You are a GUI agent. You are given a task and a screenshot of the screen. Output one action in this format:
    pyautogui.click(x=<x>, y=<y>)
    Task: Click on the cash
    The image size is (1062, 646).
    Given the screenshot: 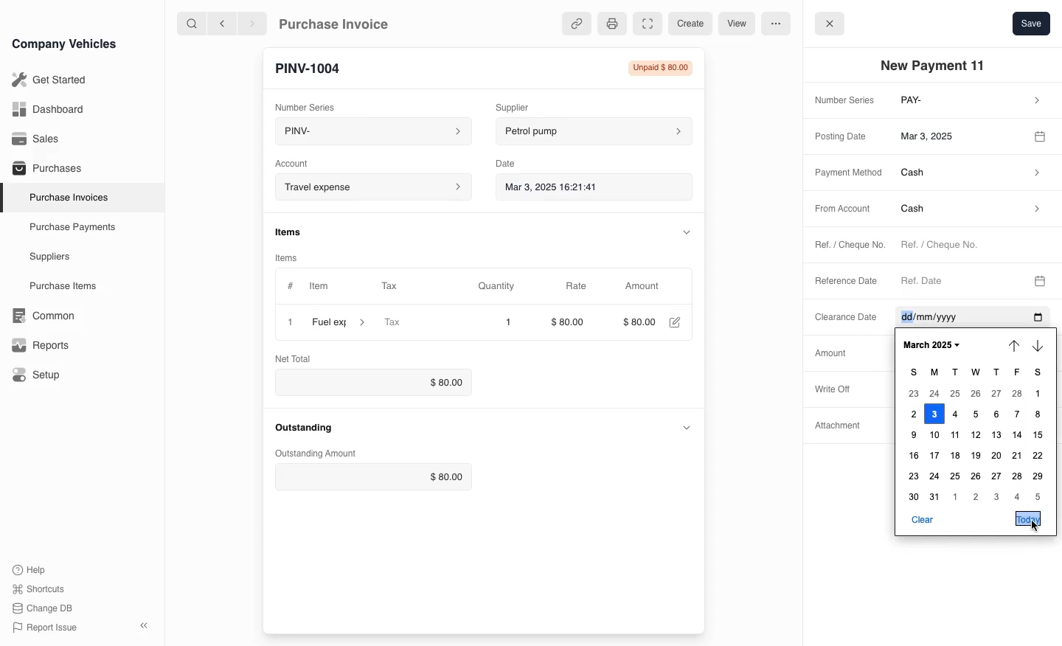 What is the action you would take?
    pyautogui.click(x=971, y=175)
    